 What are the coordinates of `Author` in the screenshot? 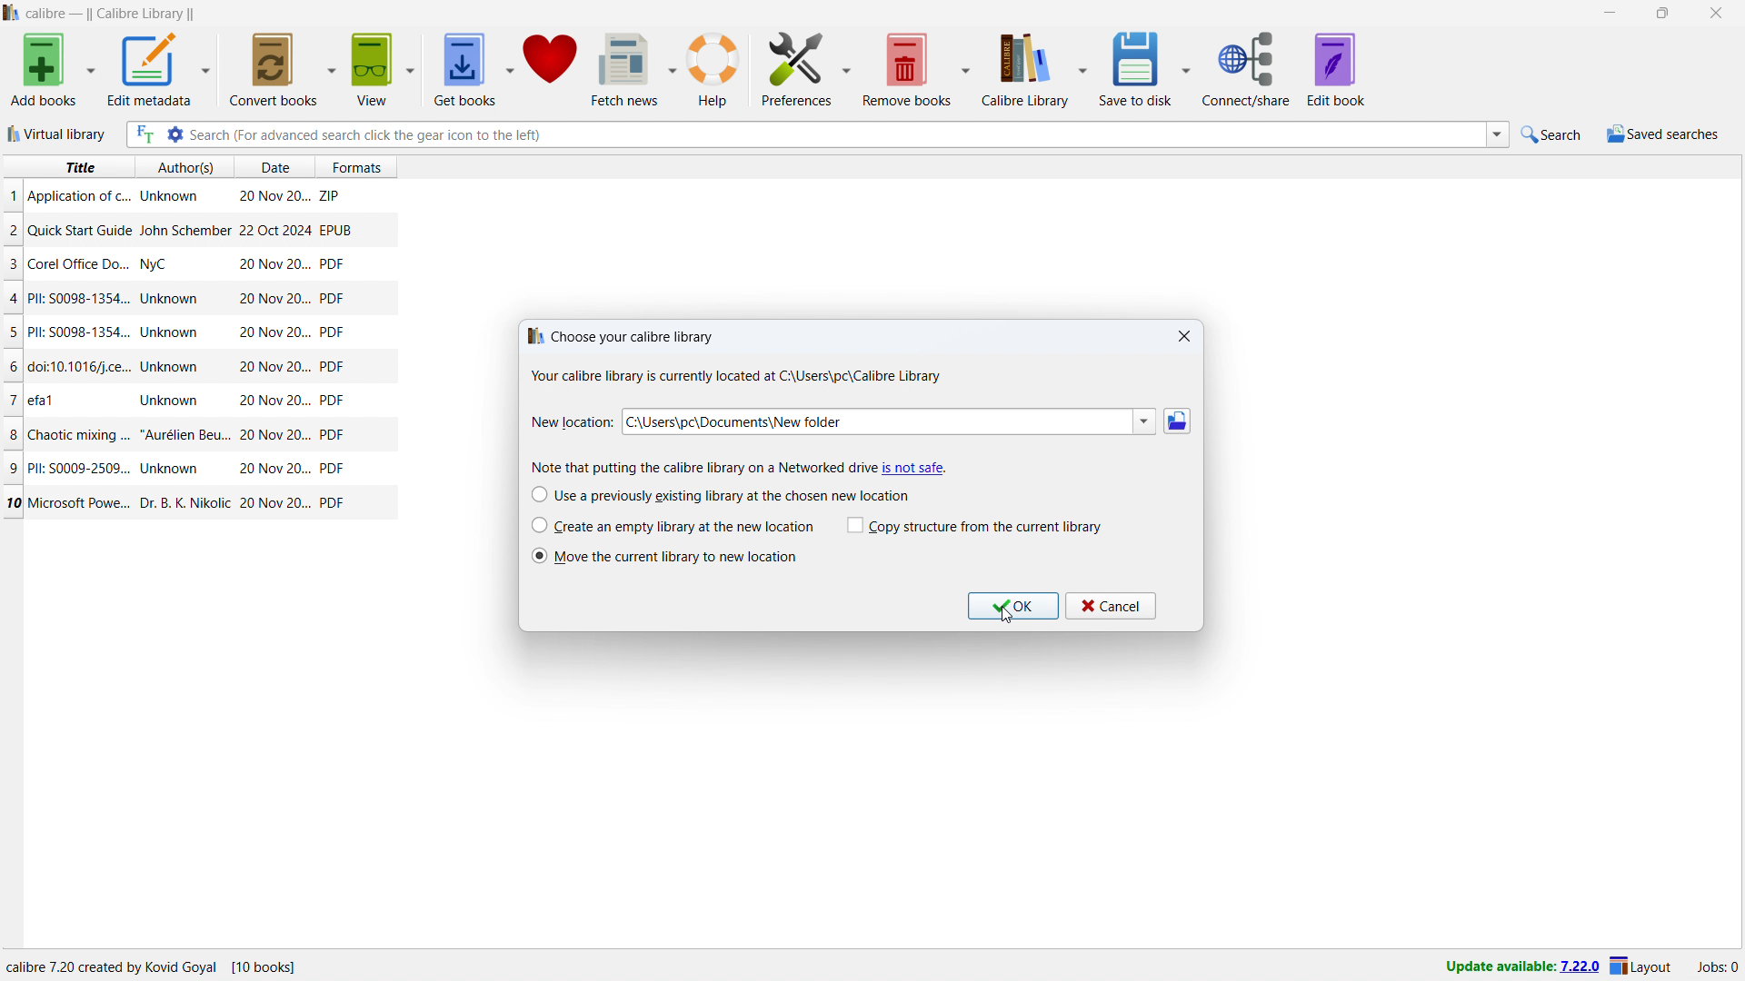 It's located at (169, 399).